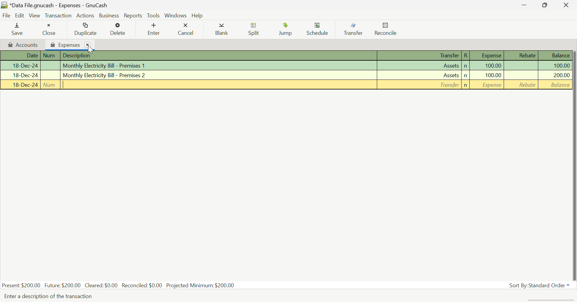 The image size is (577, 302). Describe the element at coordinates (91, 50) in the screenshot. I see `Cursor on Close Tab` at that location.